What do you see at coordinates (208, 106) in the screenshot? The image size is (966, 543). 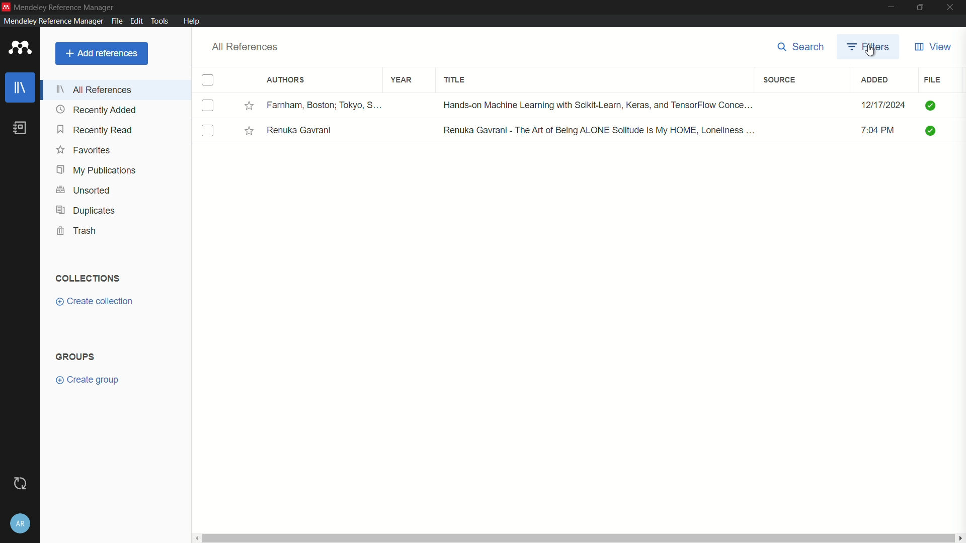 I see `check box` at bounding box center [208, 106].